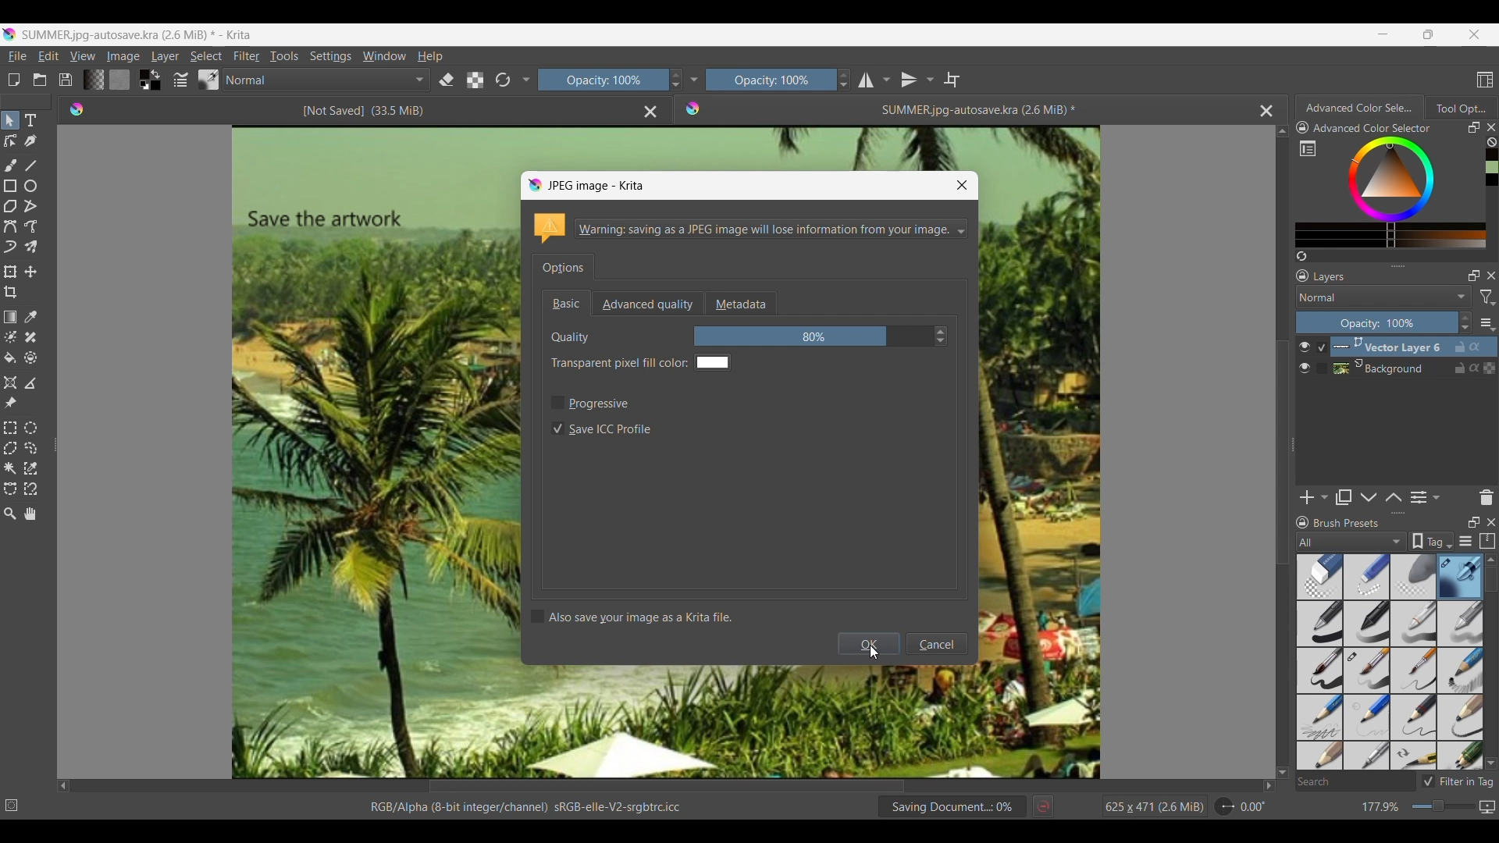 The image size is (1499, 843). I want to click on Foreground color, so click(141, 73).